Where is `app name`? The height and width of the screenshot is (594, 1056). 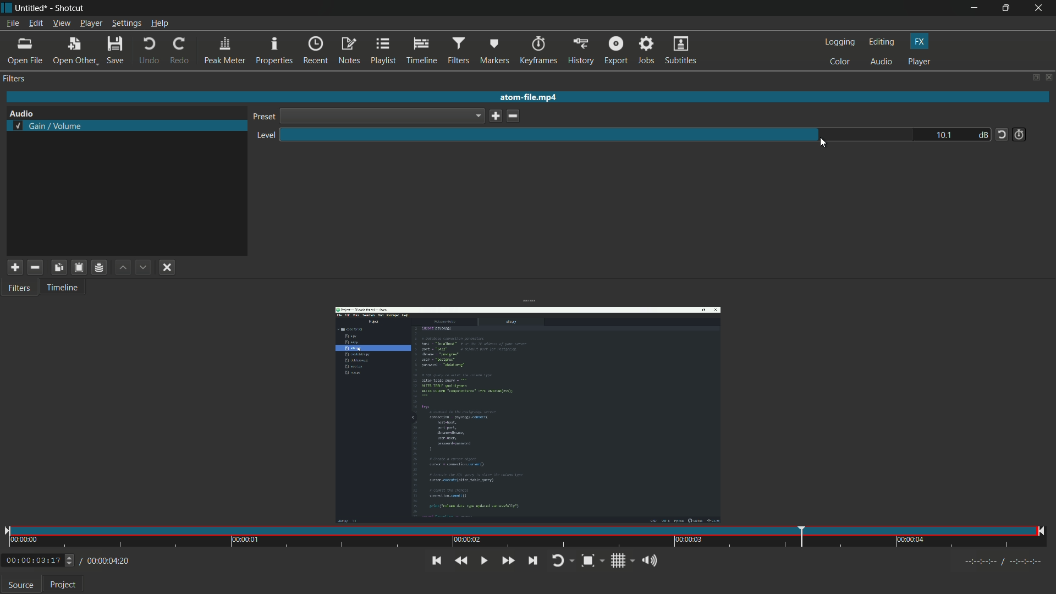 app name is located at coordinates (68, 8).